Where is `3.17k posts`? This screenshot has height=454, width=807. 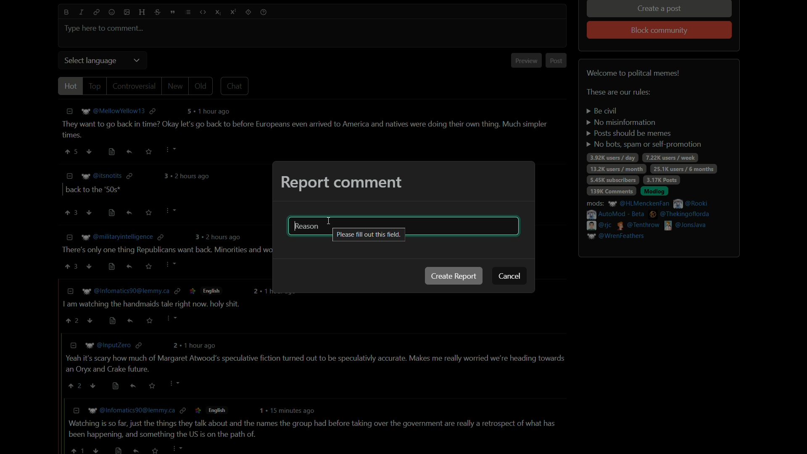 3.17k posts is located at coordinates (661, 180).